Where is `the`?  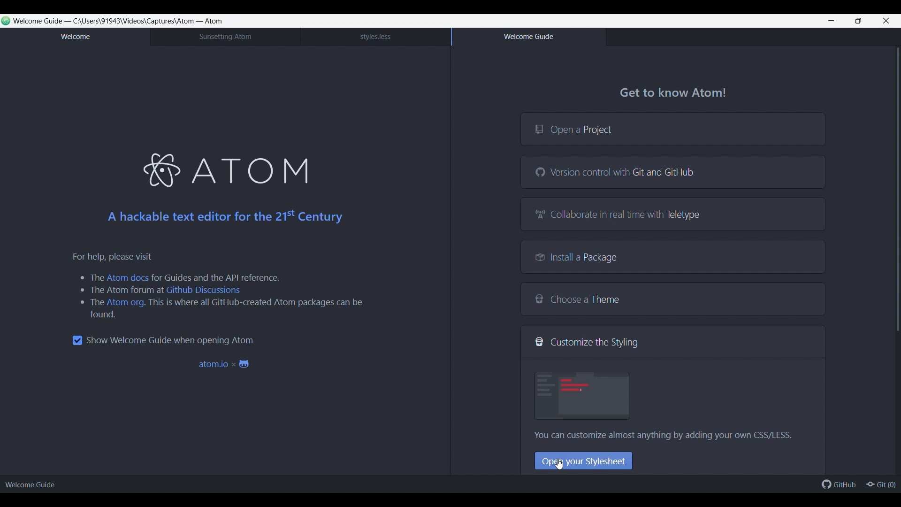 the is located at coordinates (90, 303).